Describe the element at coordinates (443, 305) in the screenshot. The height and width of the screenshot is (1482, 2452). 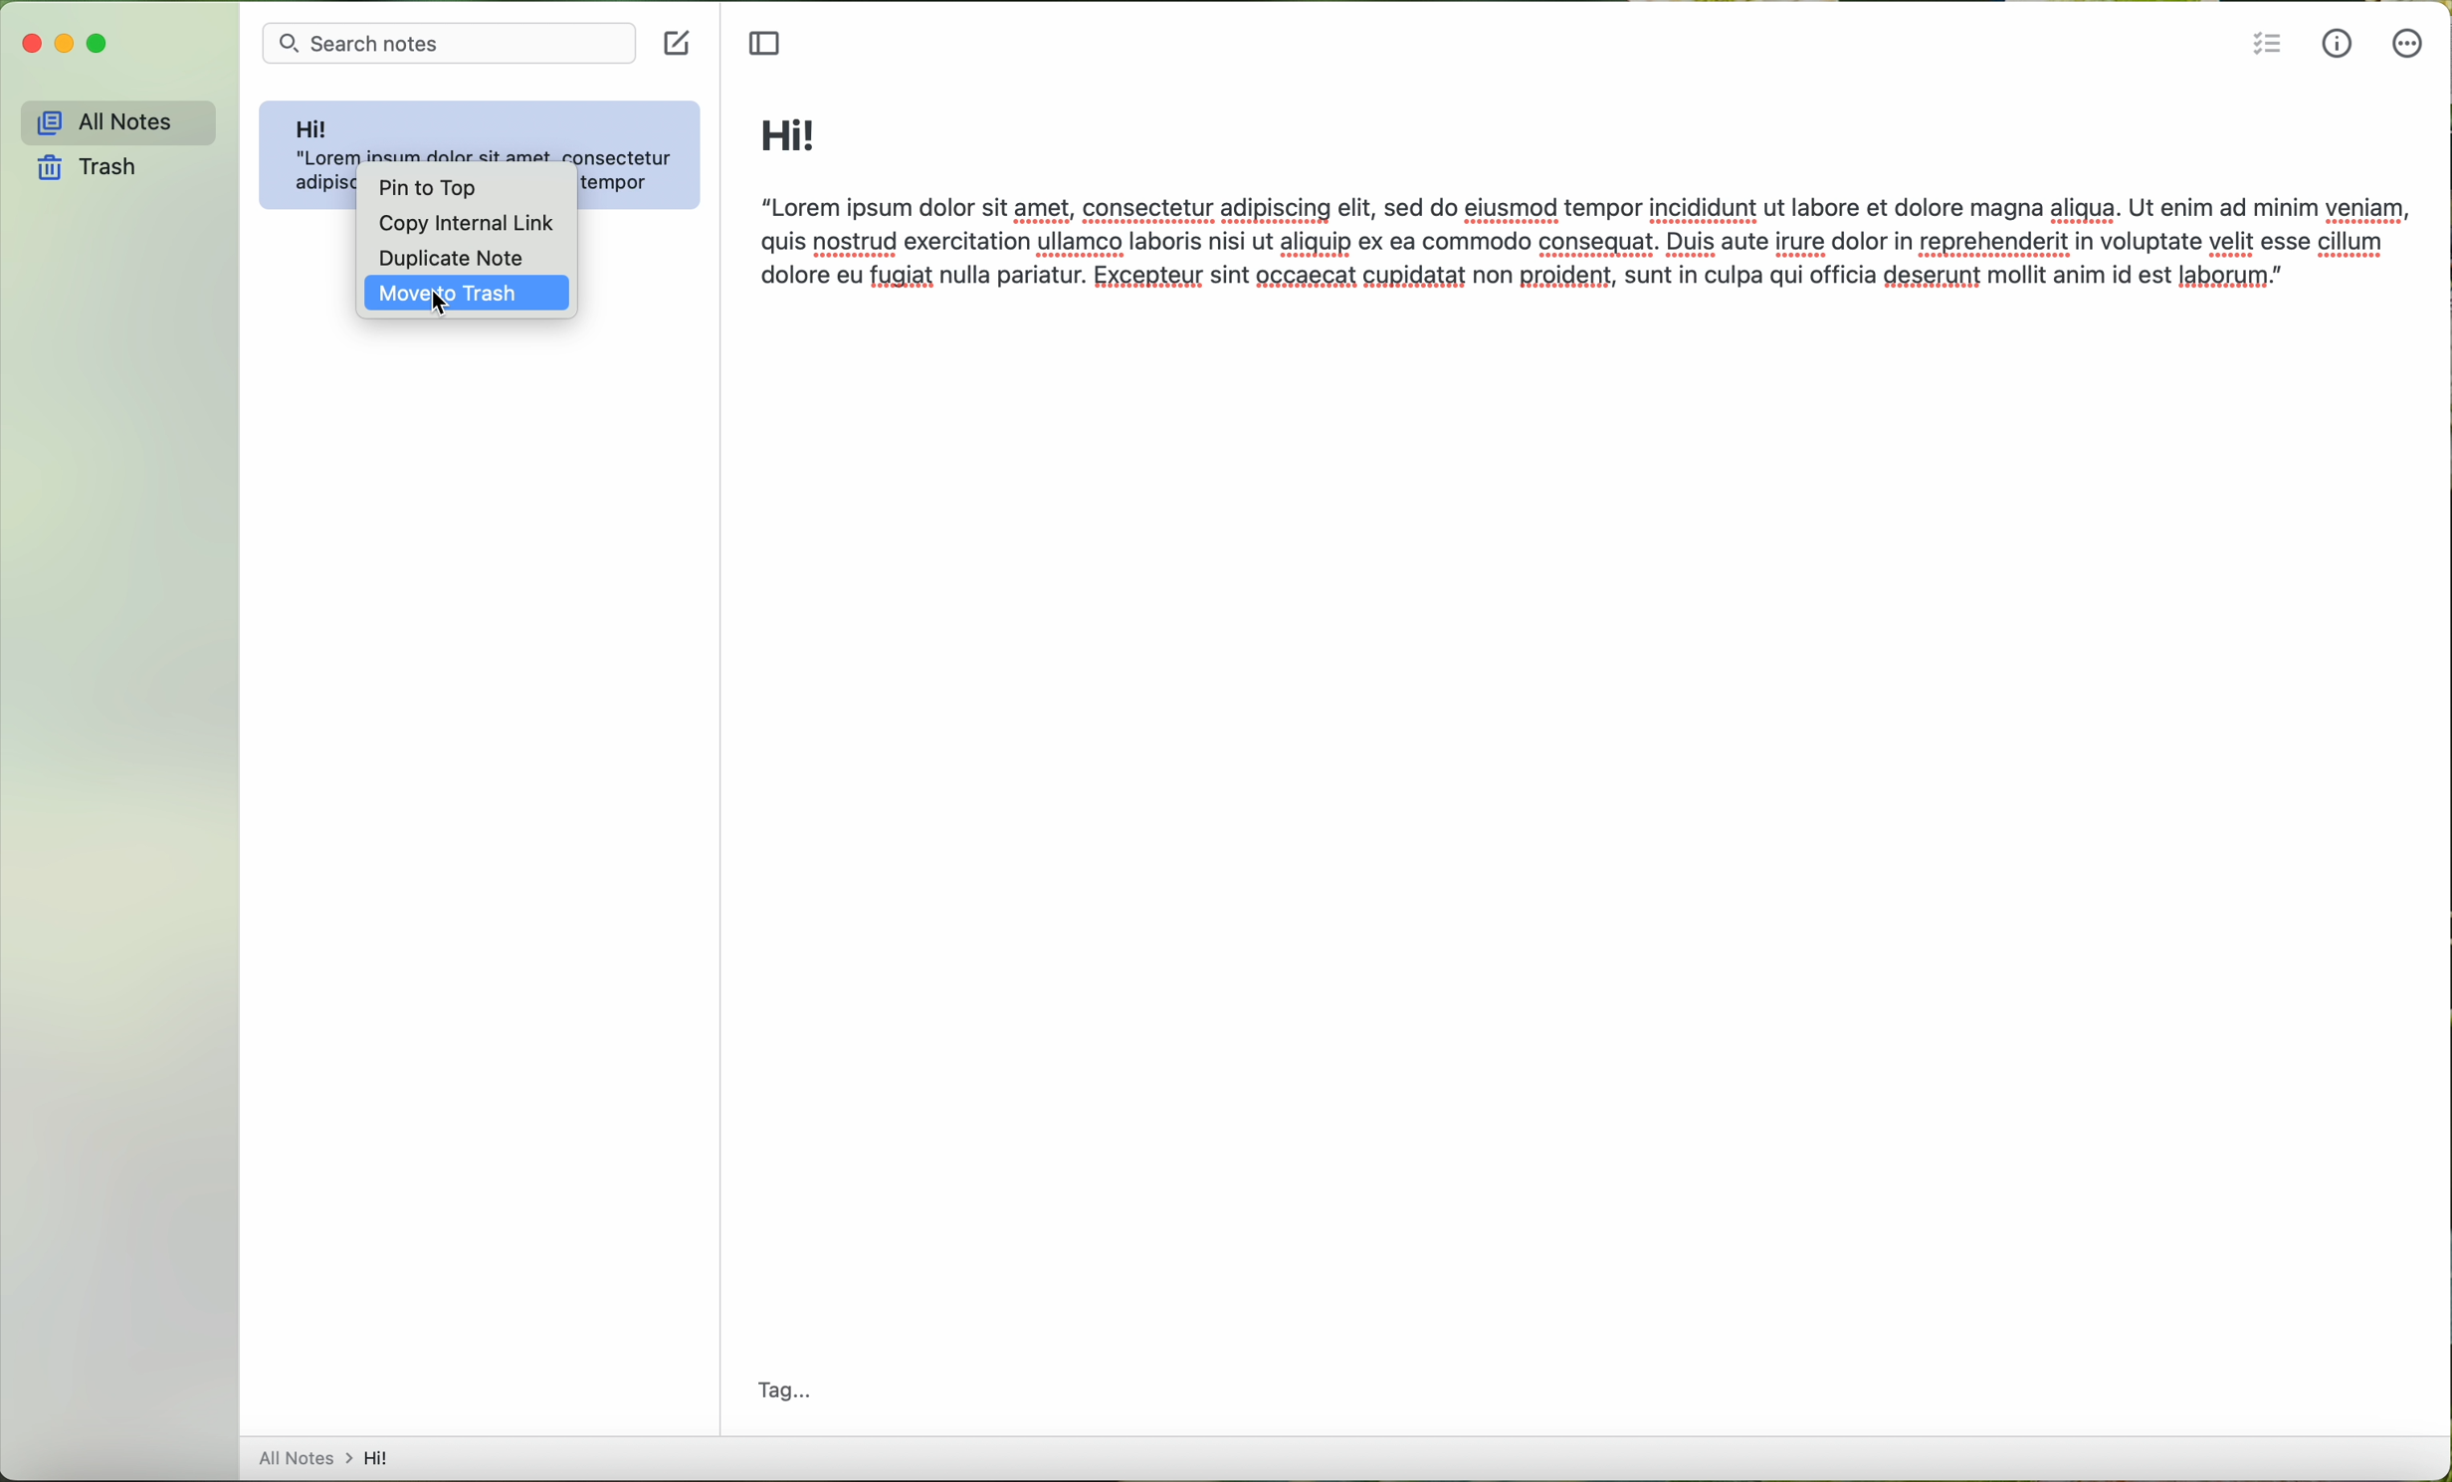
I see `cursor` at that location.